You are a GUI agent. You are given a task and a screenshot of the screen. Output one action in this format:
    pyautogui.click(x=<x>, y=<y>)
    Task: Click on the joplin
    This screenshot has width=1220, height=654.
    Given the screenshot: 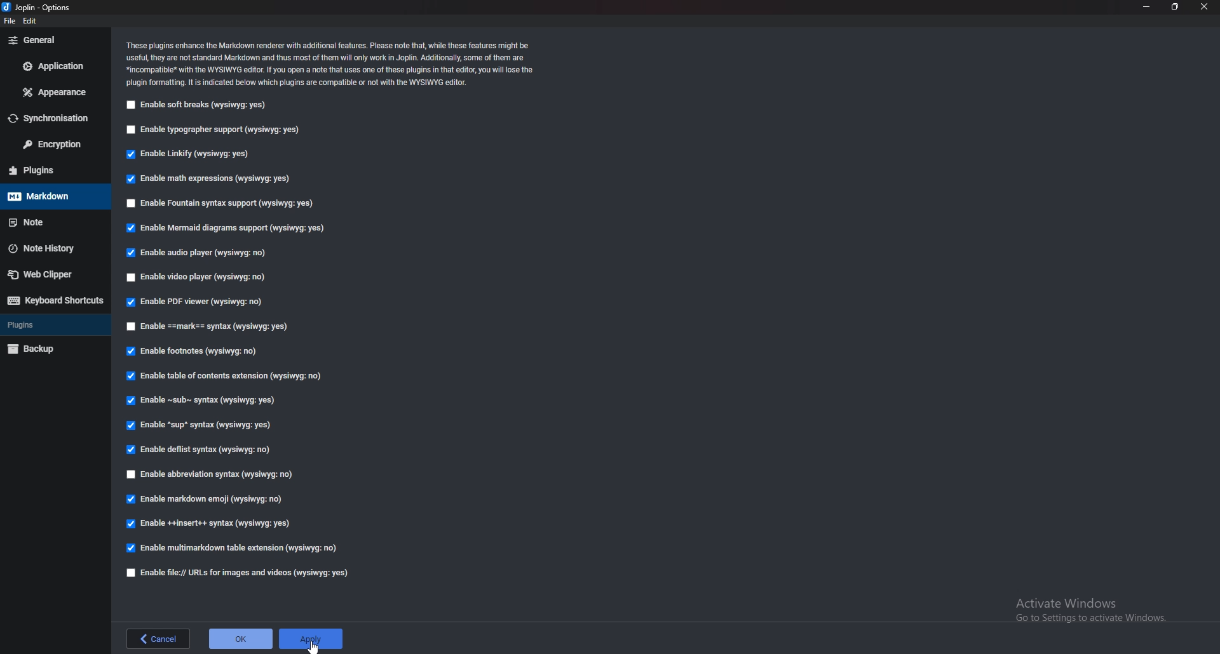 What is the action you would take?
    pyautogui.click(x=39, y=7)
    